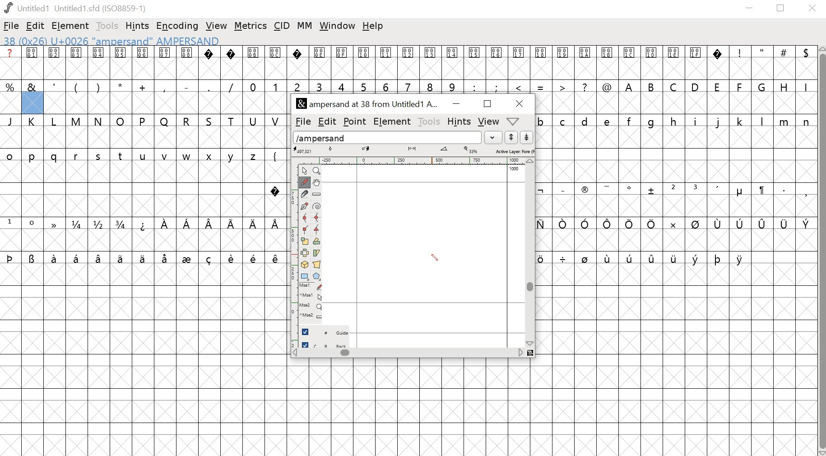 This screenshot has height=456, width=826. Describe the element at coordinates (121, 121) in the screenshot. I see `O` at that location.